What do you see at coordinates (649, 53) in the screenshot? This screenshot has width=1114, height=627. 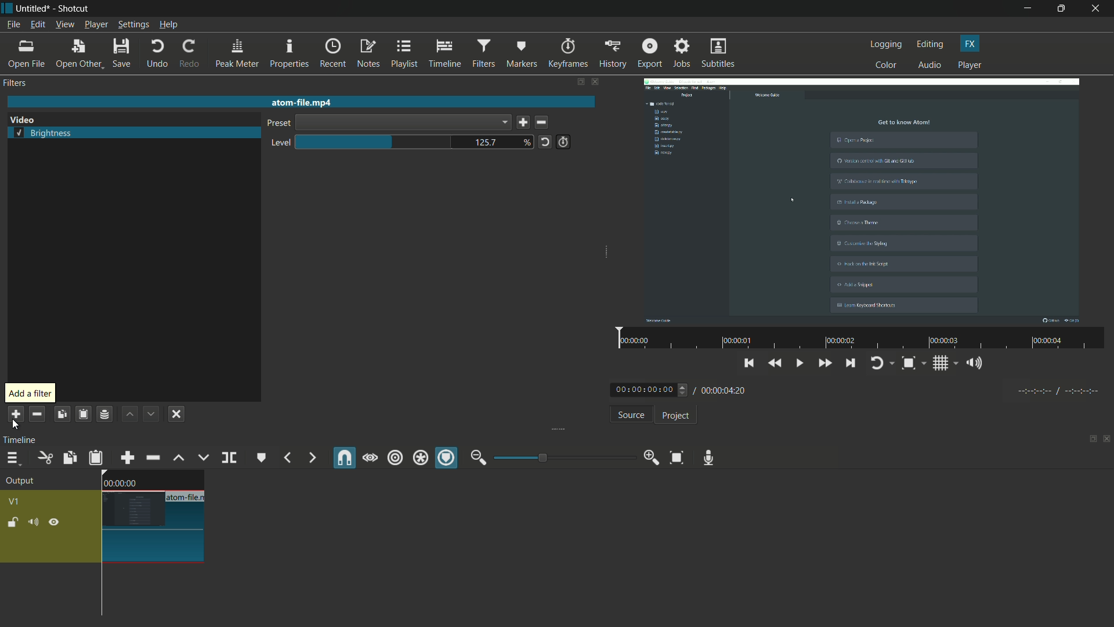 I see `export` at bounding box center [649, 53].